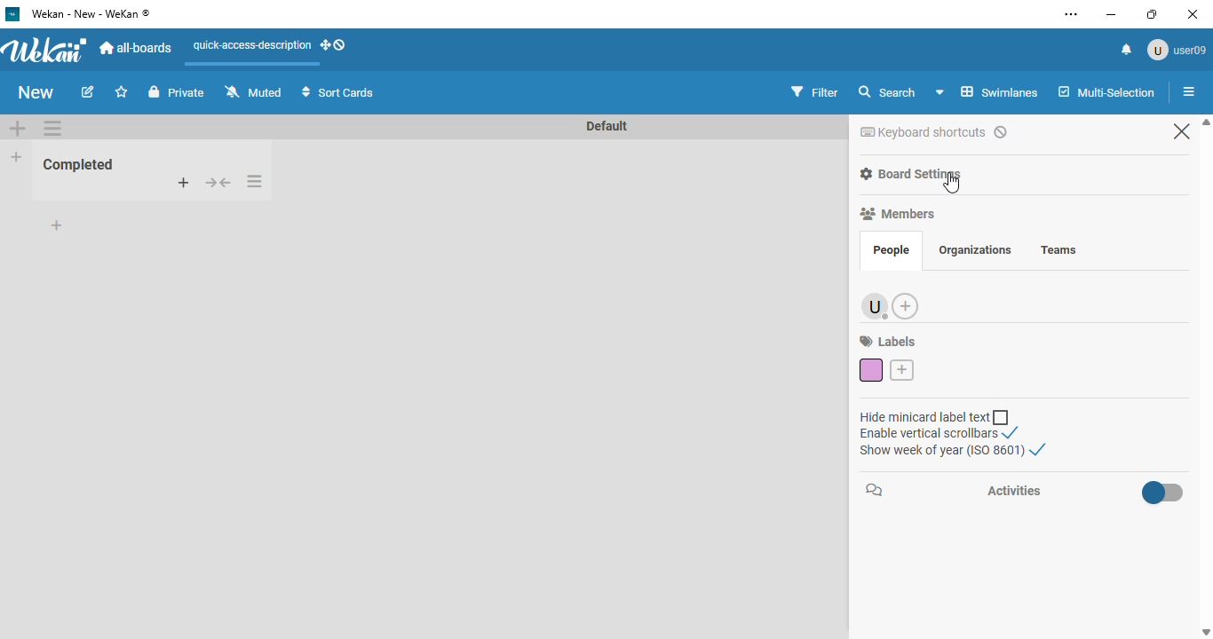 This screenshot has height=639, width=1213. I want to click on new, so click(37, 92).